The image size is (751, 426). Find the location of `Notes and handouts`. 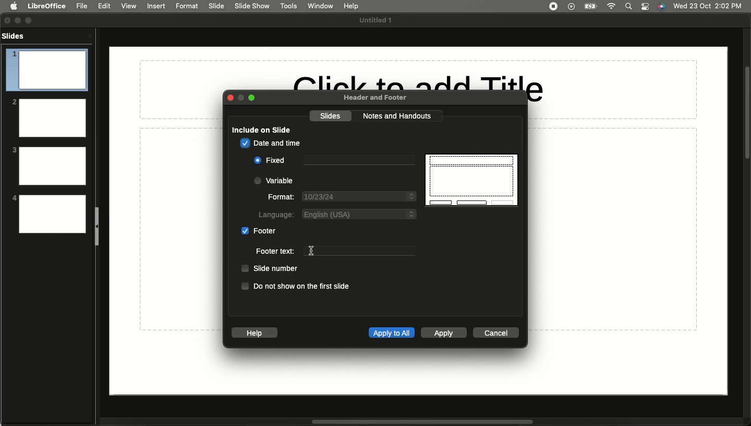

Notes and handouts is located at coordinates (398, 116).